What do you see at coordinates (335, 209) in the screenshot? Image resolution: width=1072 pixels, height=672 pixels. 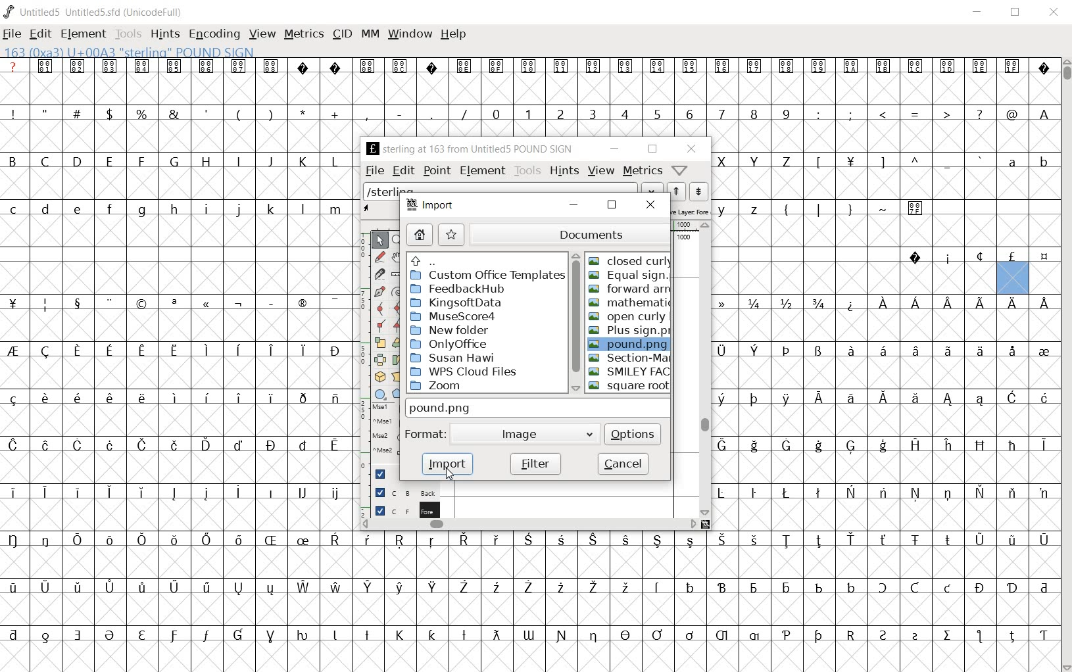 I see `m` at bounding box center [335, 209].